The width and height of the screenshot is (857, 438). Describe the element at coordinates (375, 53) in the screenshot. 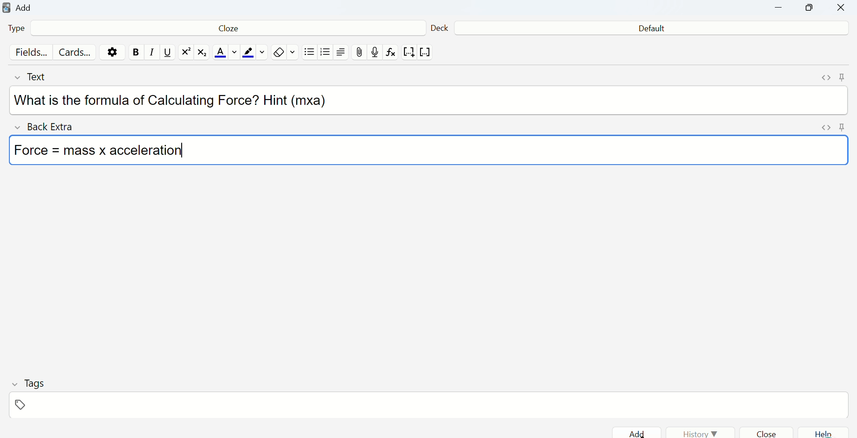

I see `record` at that location.